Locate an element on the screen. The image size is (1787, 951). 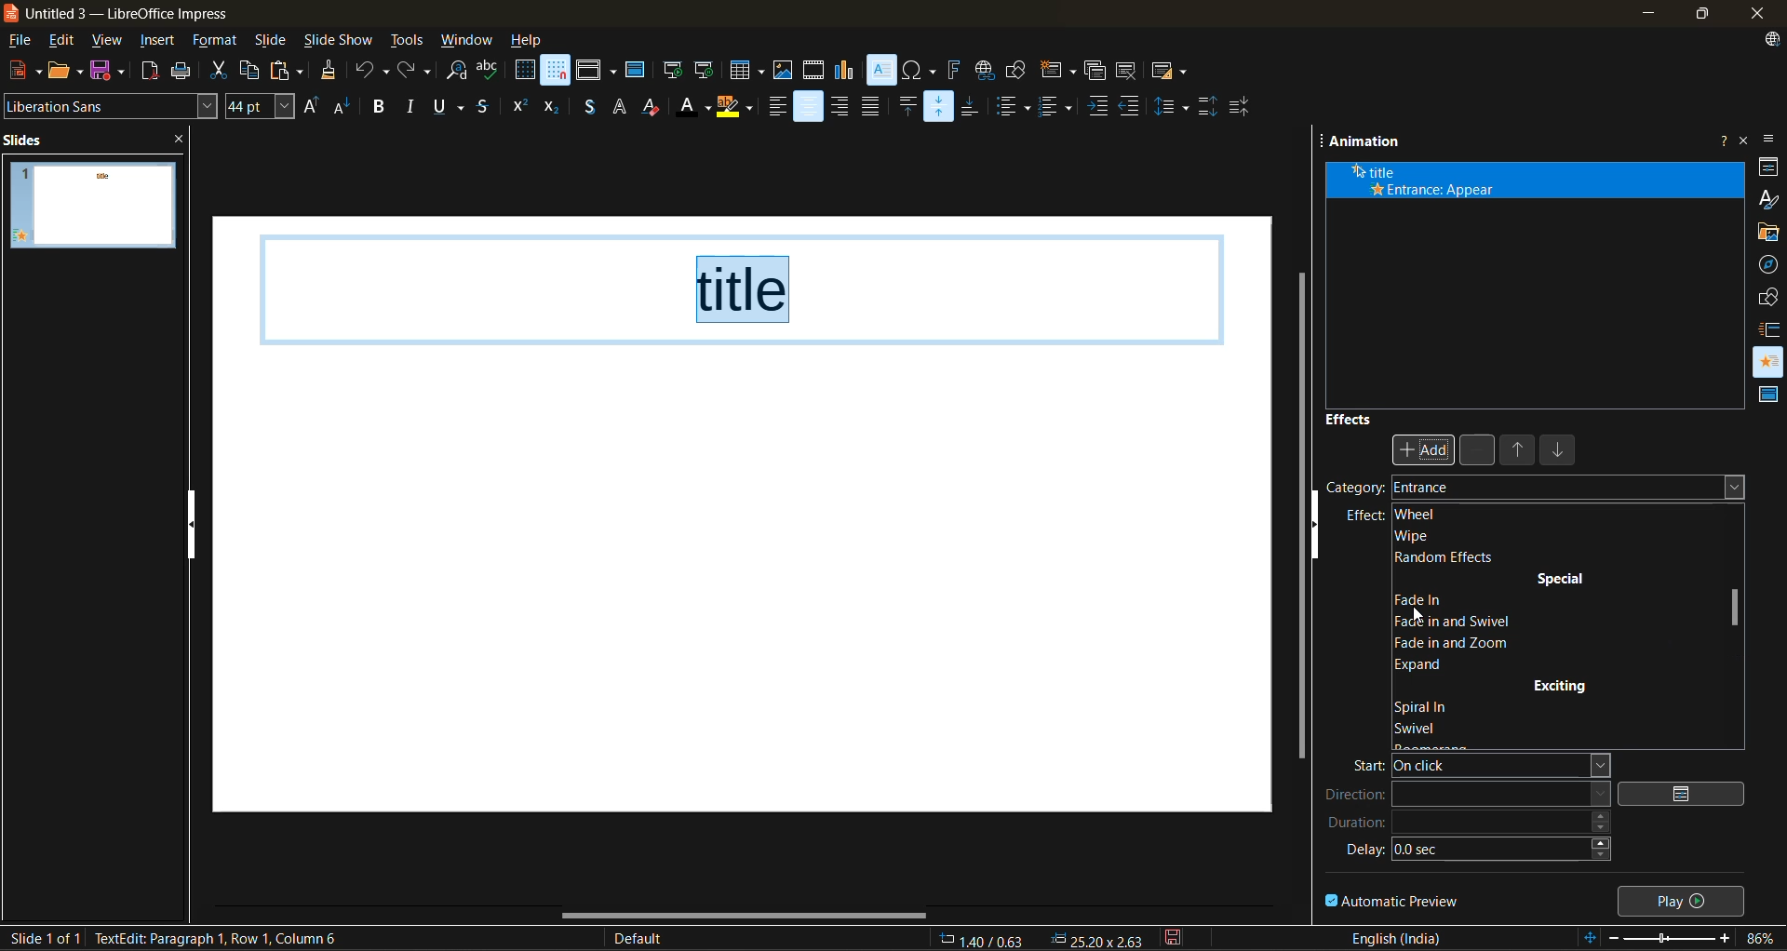
effect is located at coordinates (1366, 516).